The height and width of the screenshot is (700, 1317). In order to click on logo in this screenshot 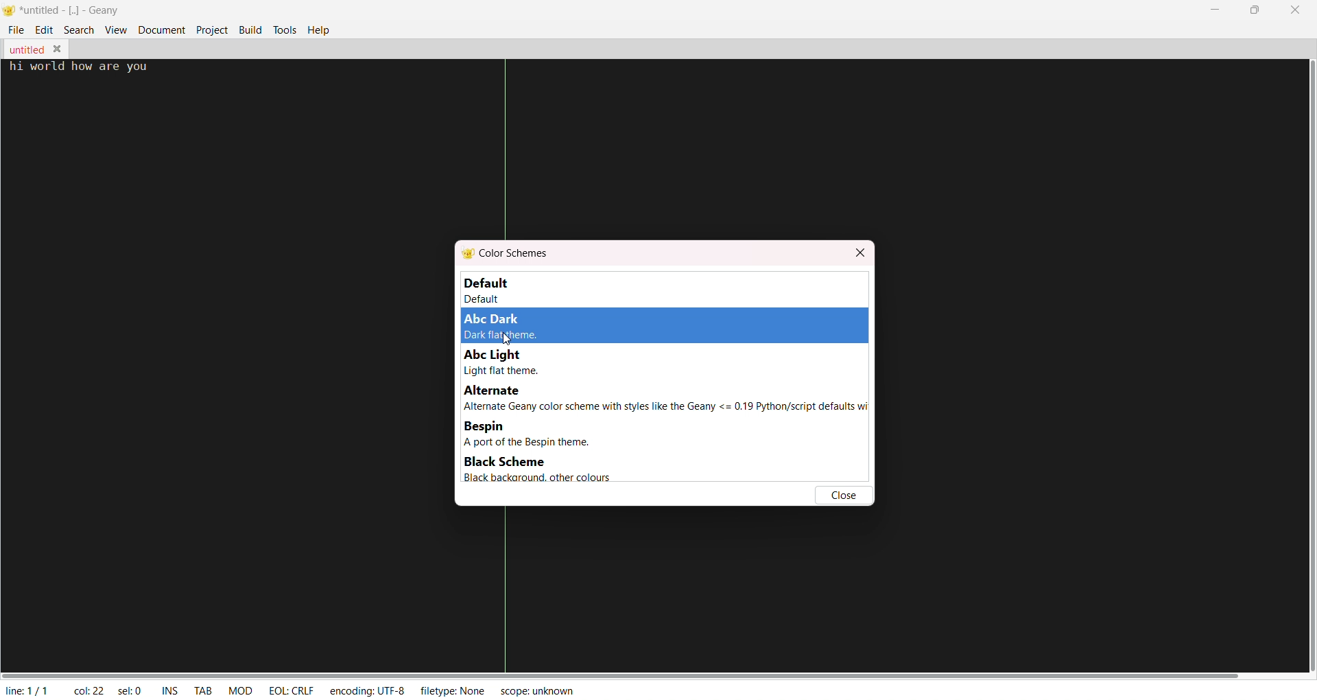, I will do `click(10, 10)`.